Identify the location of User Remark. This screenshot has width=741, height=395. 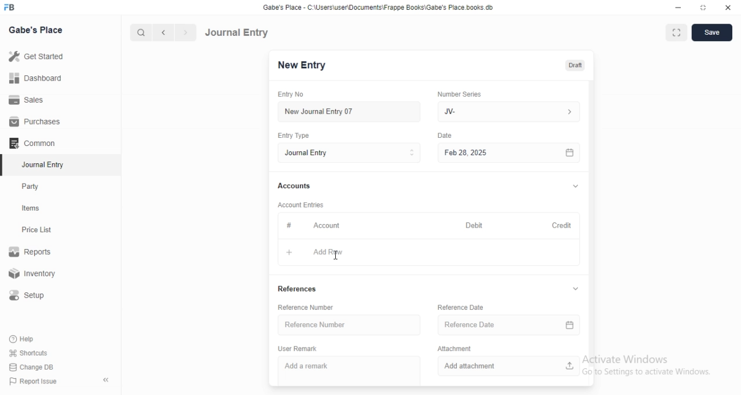
(298, 349).